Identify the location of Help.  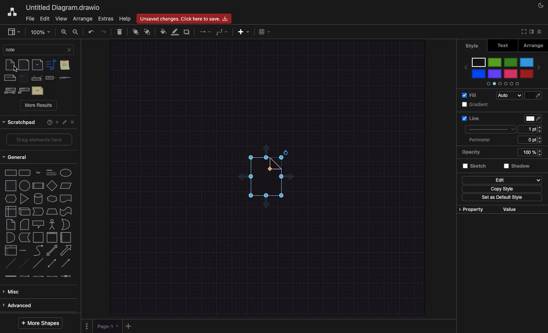
(126, 18).